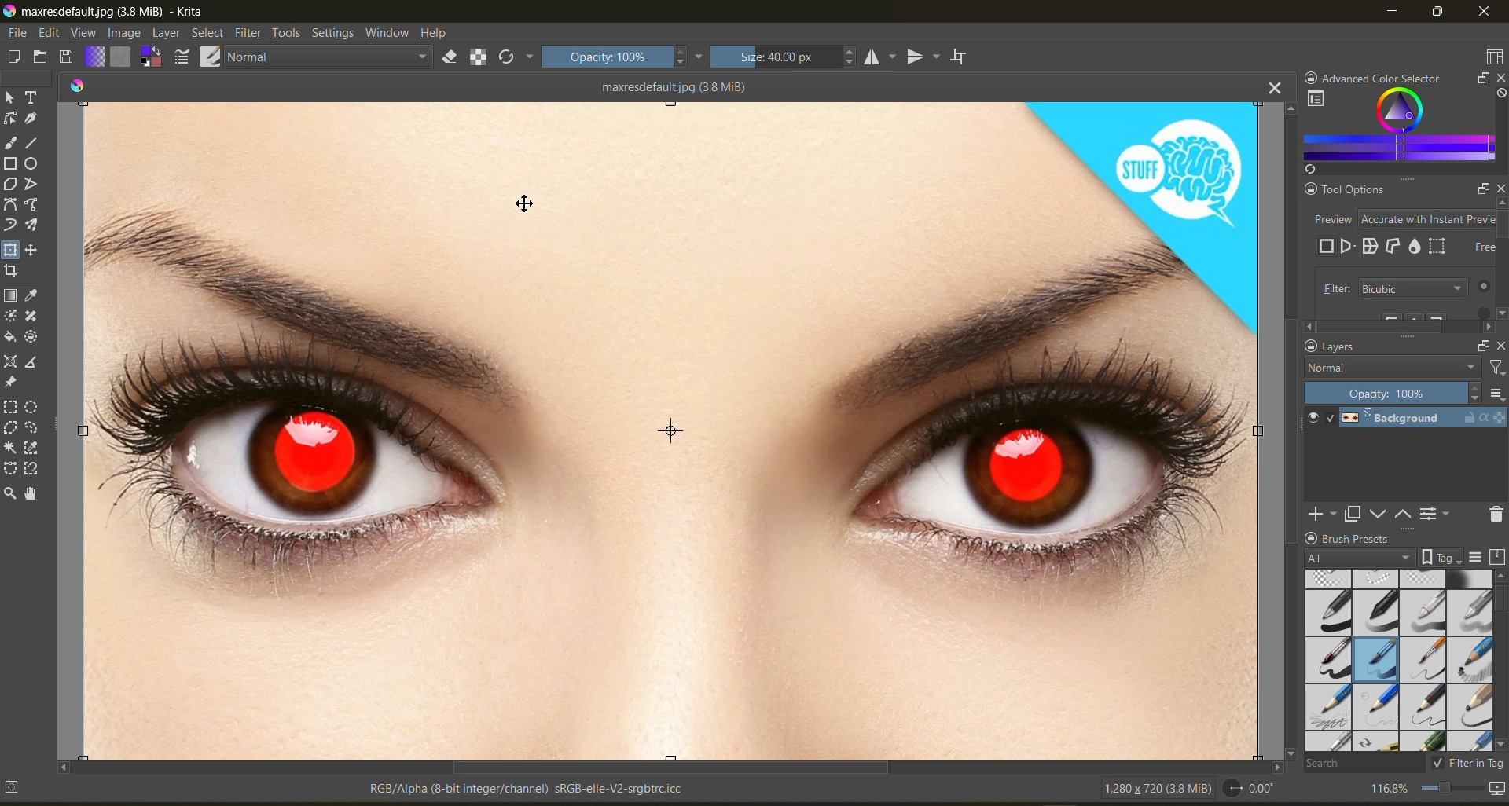  Describe the element at coordinates (13, 270) in the screenshot. I see `tool` at that location.